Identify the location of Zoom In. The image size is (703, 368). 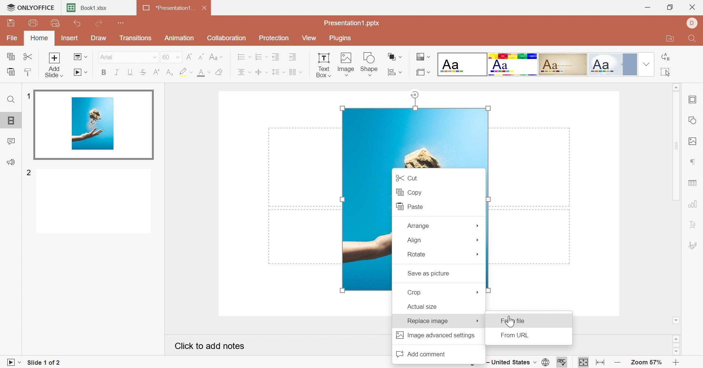
(677, 362).